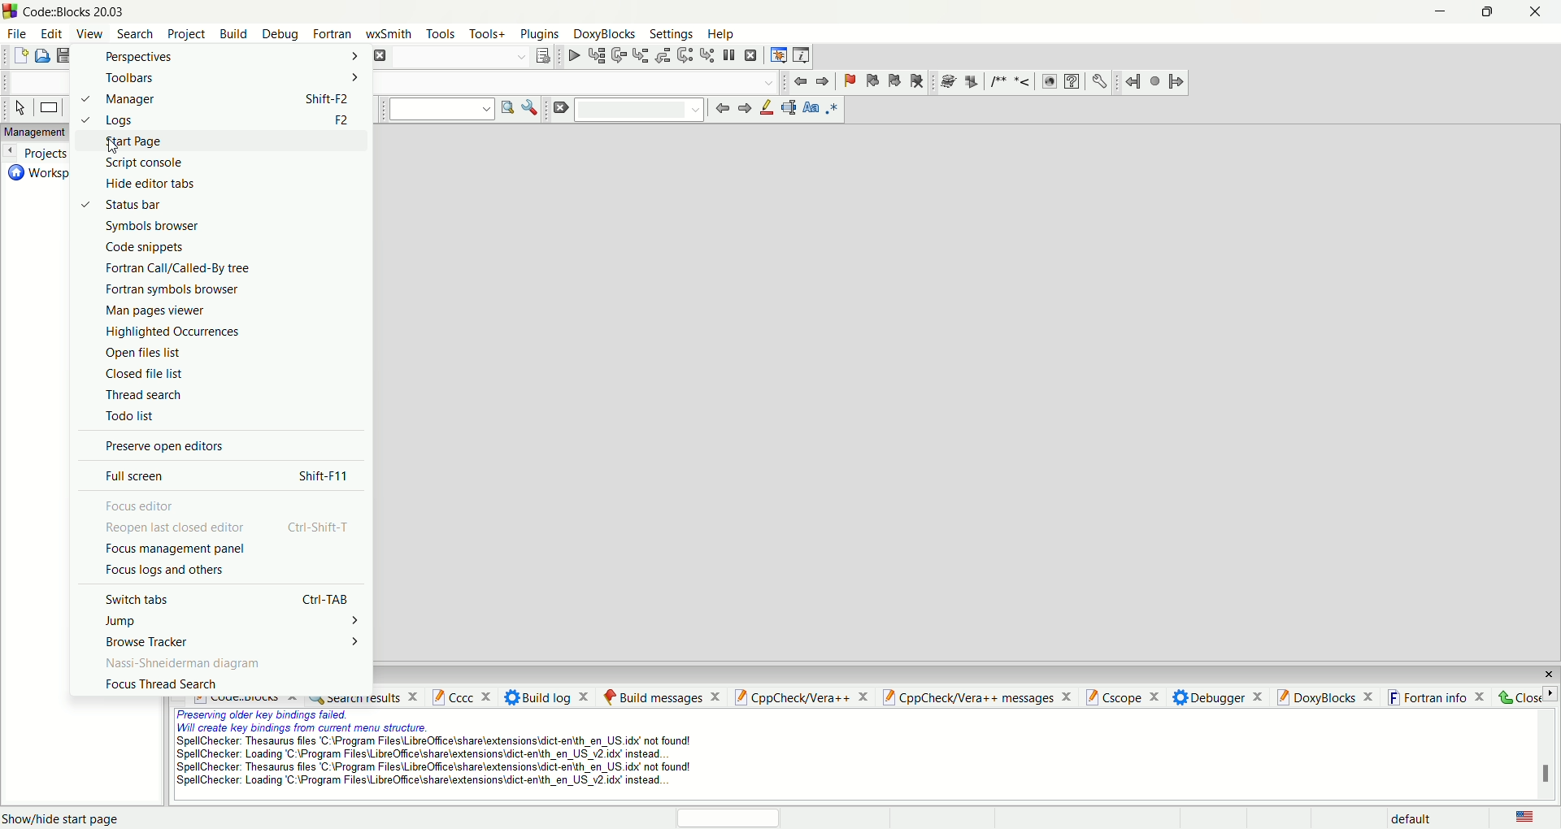 The width and height of the screenshot is (1561, 829). Describe the element at coordinates (811, 111) in the screenshot. I see `match case` at that location.